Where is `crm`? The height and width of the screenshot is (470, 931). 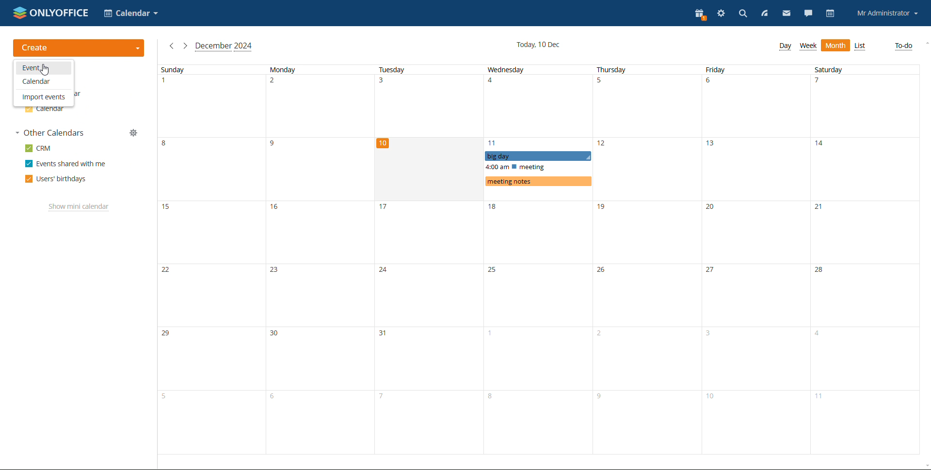
crm is located at coordinates (38, 148).